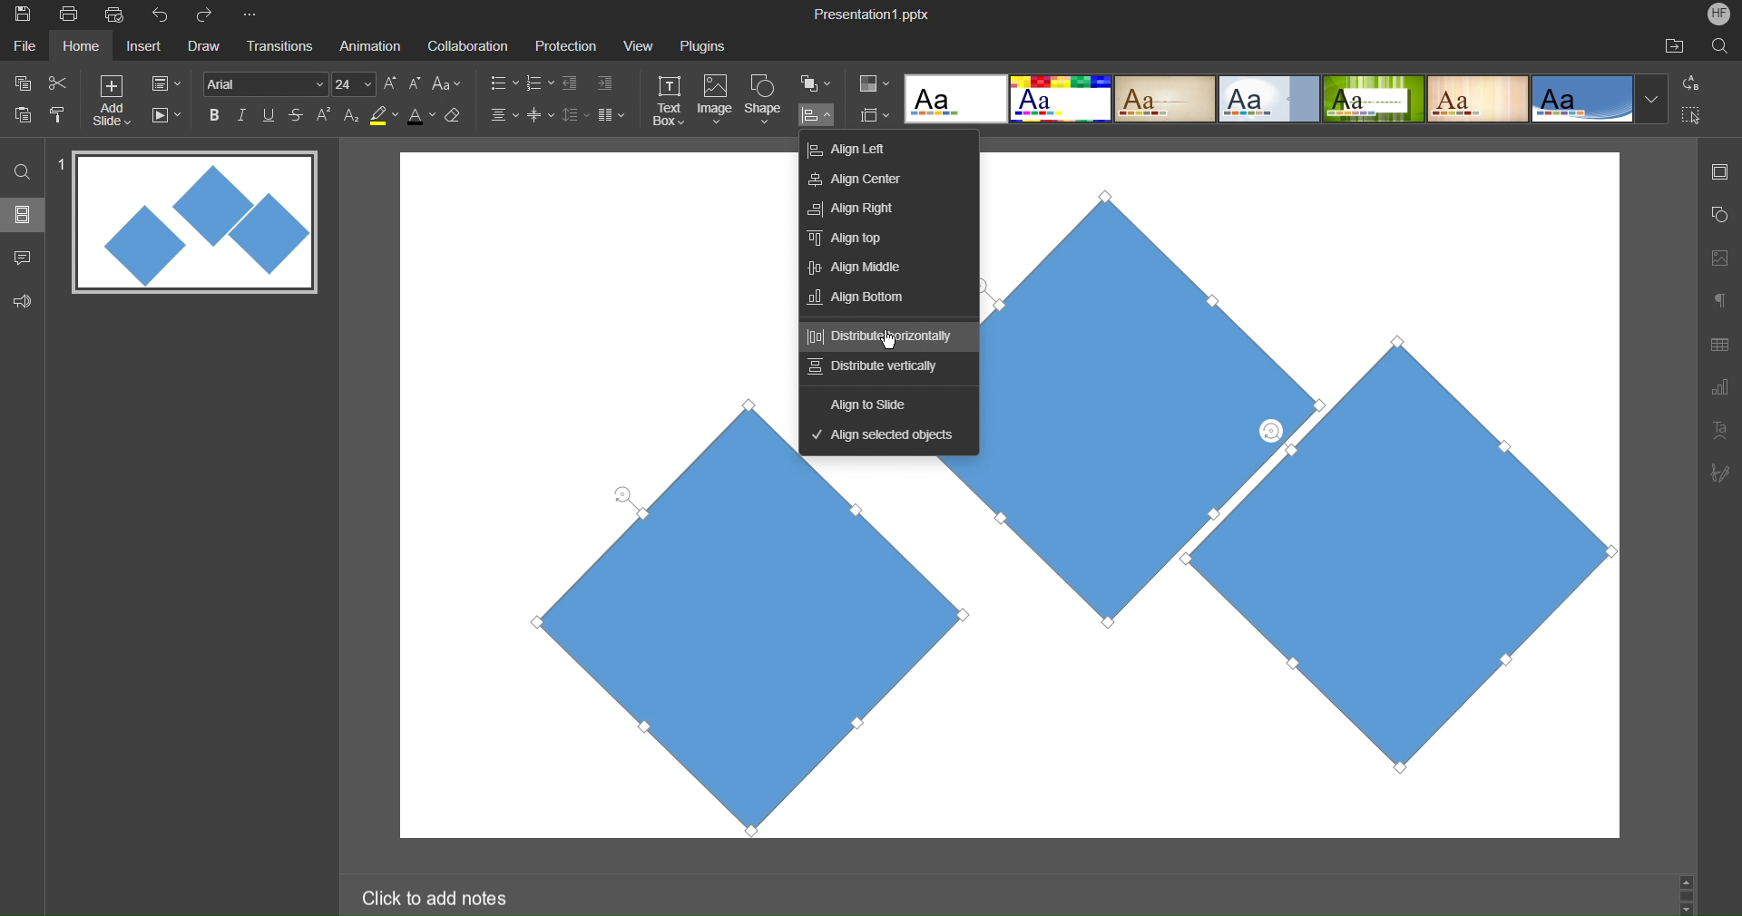  I want to click on align middle, so click(878, 265).